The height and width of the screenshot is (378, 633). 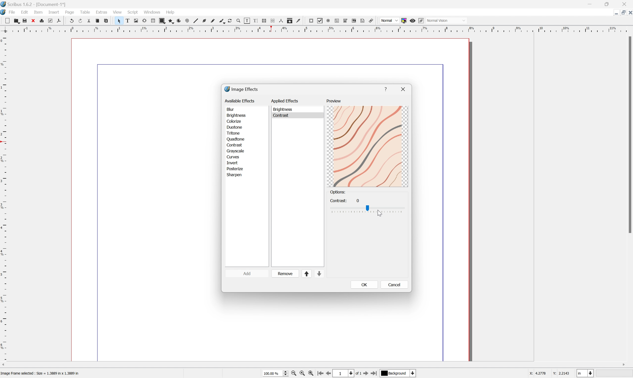 What do you see at coordinates (330, 374) in the screenshot?
I see `Previous Page` at bounding box center [330, 374].